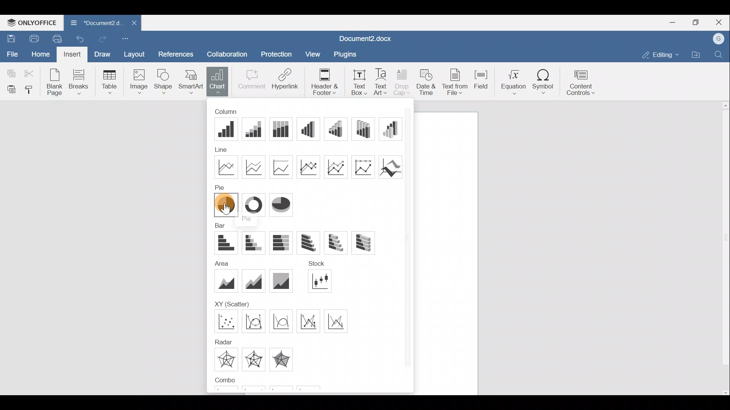 Image resolution: width=730 pixels, height=410 pixels. Describe the element at coordinates (227, 241) in the screenshot. I see `Clustered bar` at that location.